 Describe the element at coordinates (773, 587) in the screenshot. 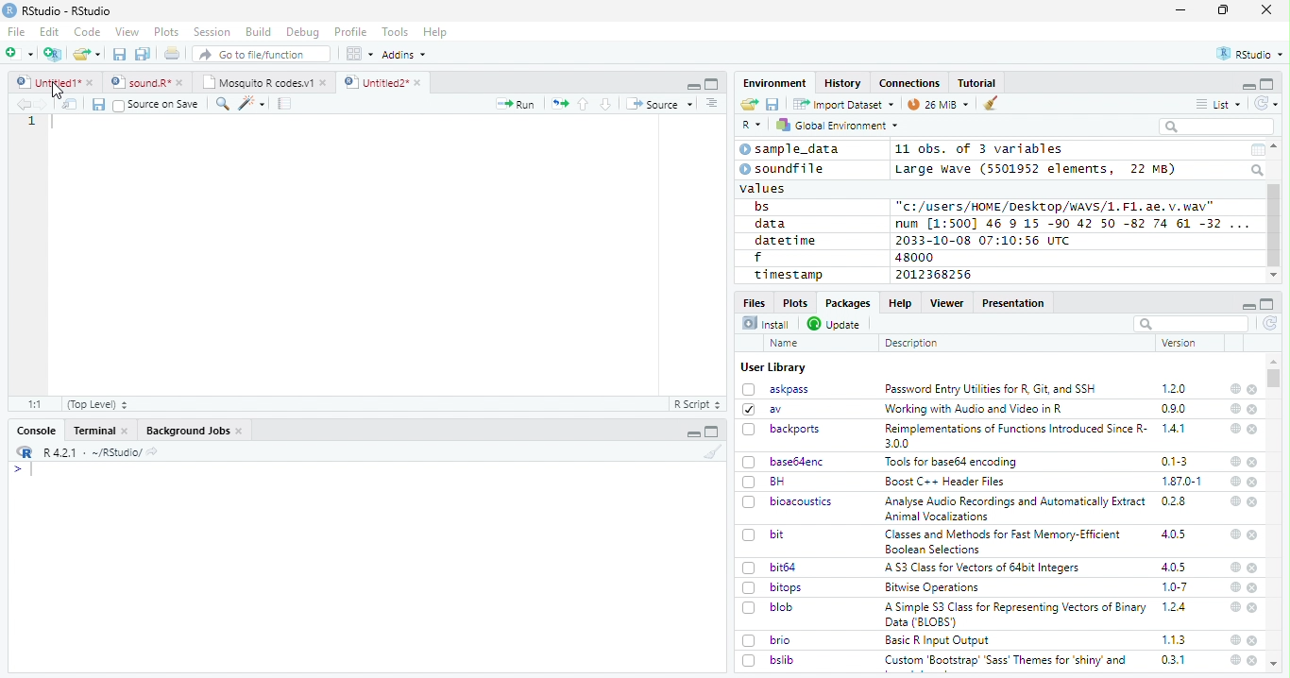

I see `bitops` at that location.